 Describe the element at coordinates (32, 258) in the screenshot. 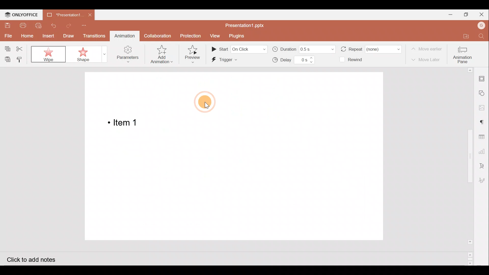

I see `Click to add notes` at that location.